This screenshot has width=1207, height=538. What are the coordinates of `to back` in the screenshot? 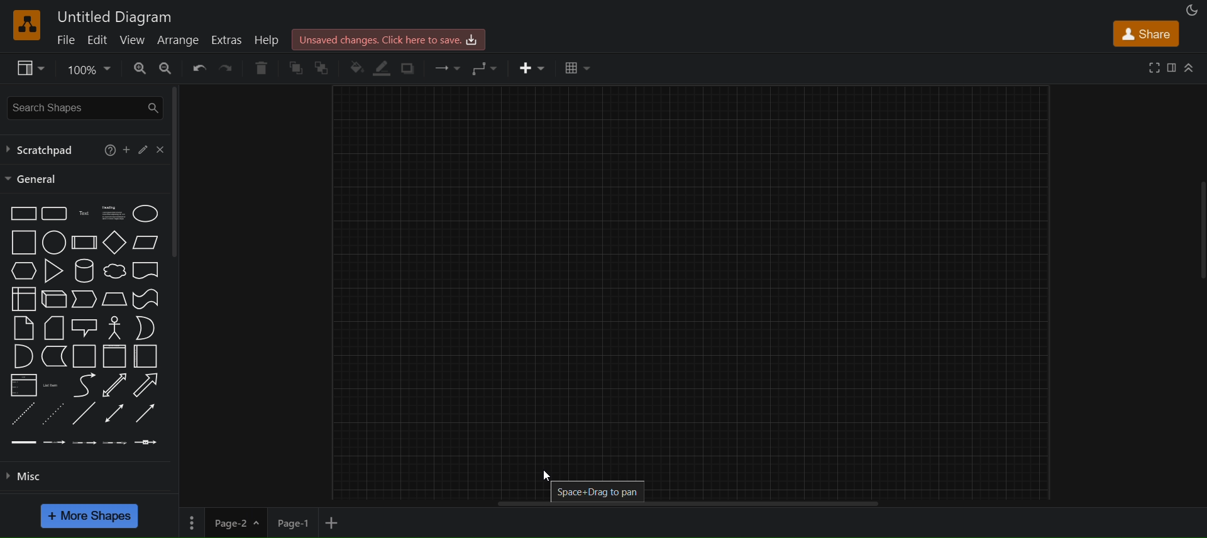 It's located at (325, 69).